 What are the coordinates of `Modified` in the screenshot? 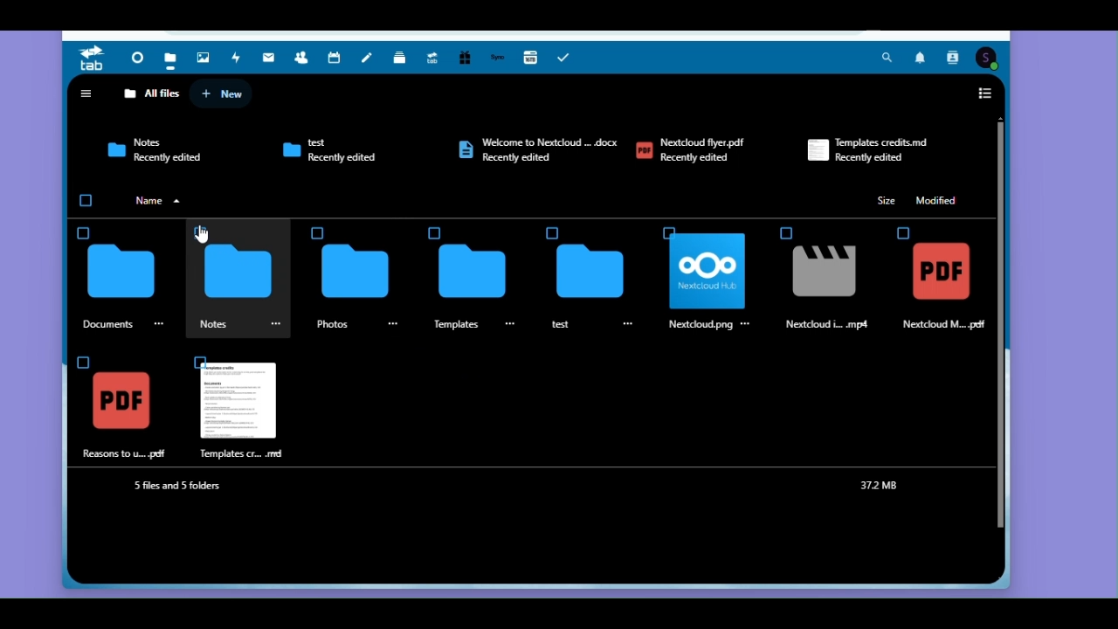 It's located at (936, 199).